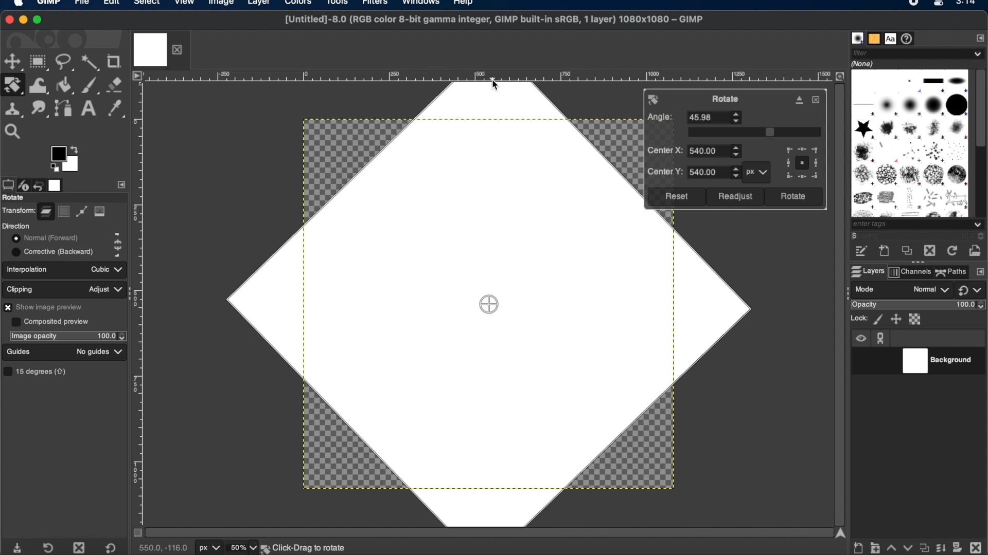  I want to click on anchor icon, so click(881, 338).